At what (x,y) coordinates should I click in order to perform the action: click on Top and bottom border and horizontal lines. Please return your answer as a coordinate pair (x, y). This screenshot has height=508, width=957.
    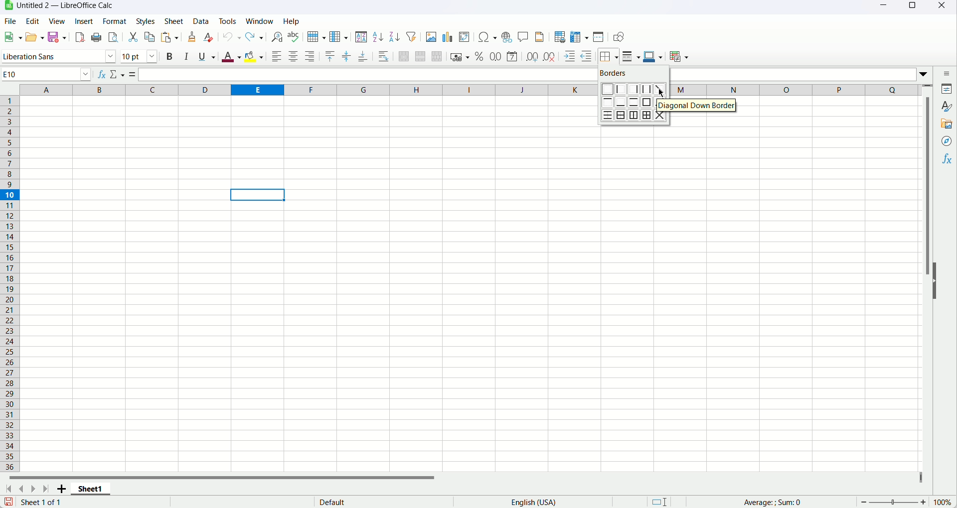
    Looking at the image, I should click on (608, 116).